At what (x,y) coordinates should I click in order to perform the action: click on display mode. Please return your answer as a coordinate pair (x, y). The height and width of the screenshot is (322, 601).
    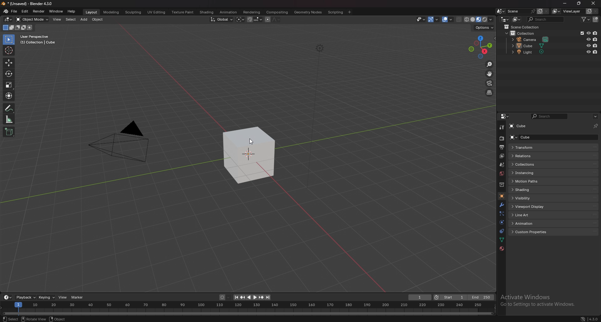
    Looking at the image, I should click on (516, 19).